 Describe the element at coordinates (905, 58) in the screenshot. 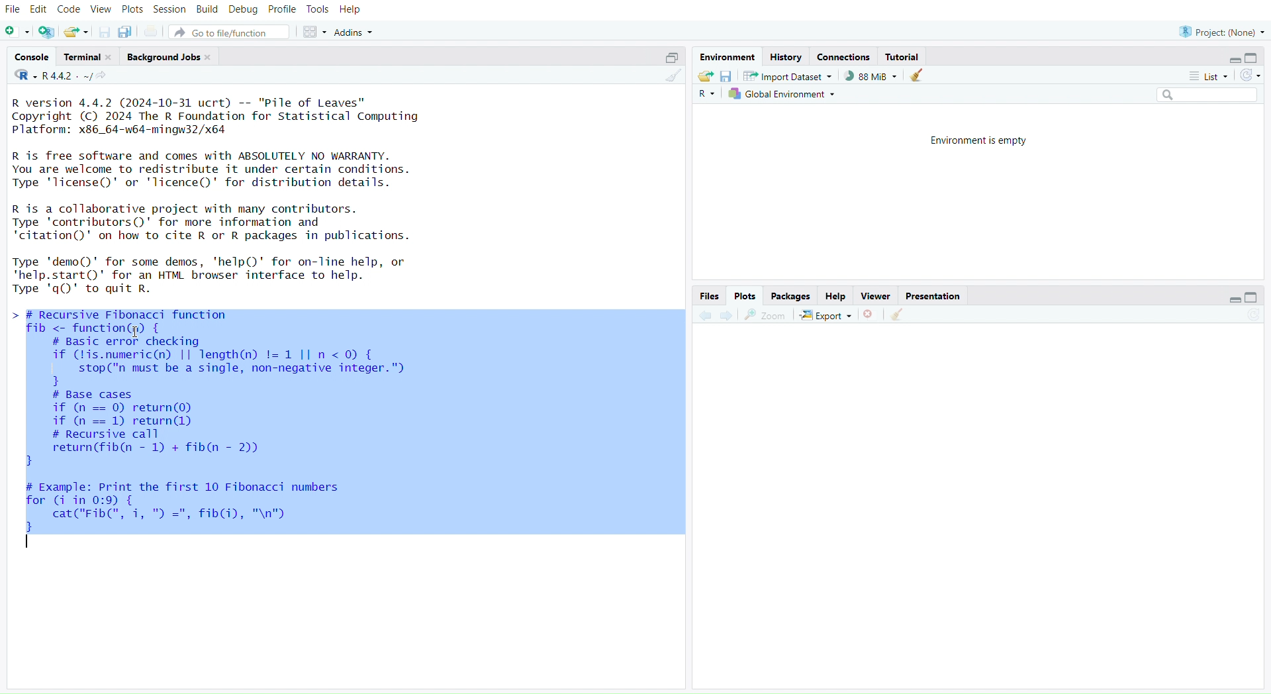

I see `tutorial` at that location.